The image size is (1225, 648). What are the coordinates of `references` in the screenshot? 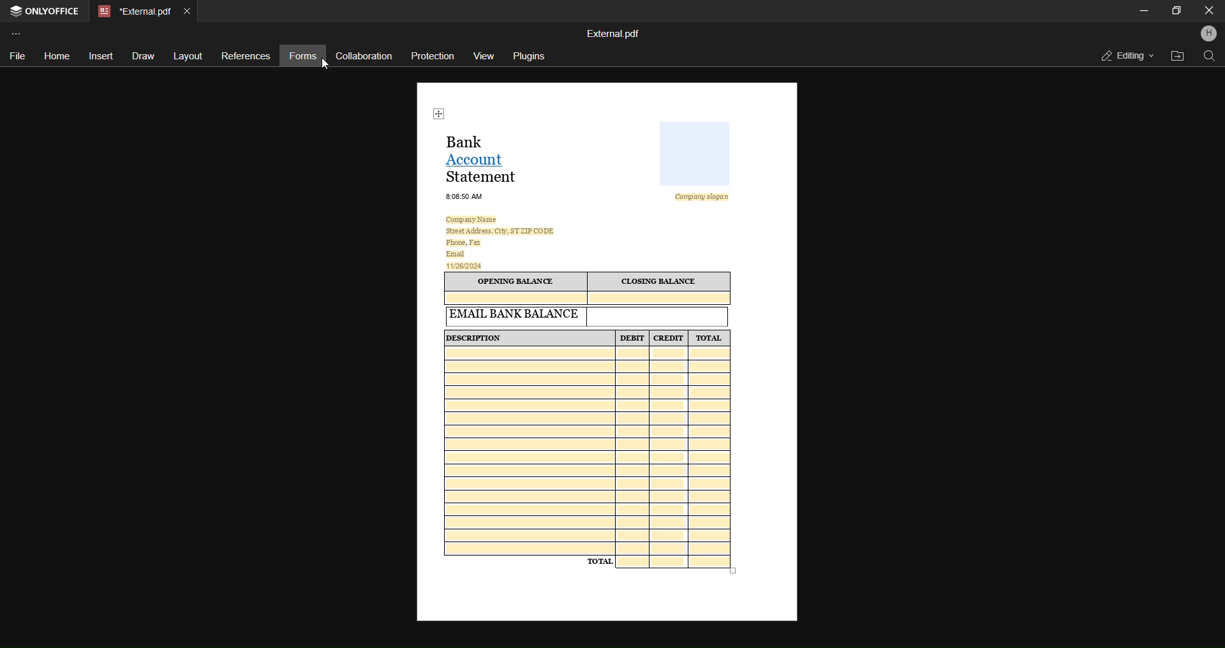 It's located at (244, 55).